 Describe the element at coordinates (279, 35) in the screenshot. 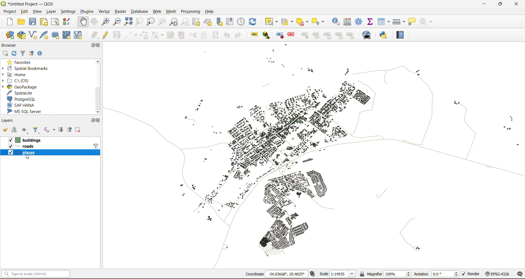

I see `highlight pinned labels and diagram` at that location.